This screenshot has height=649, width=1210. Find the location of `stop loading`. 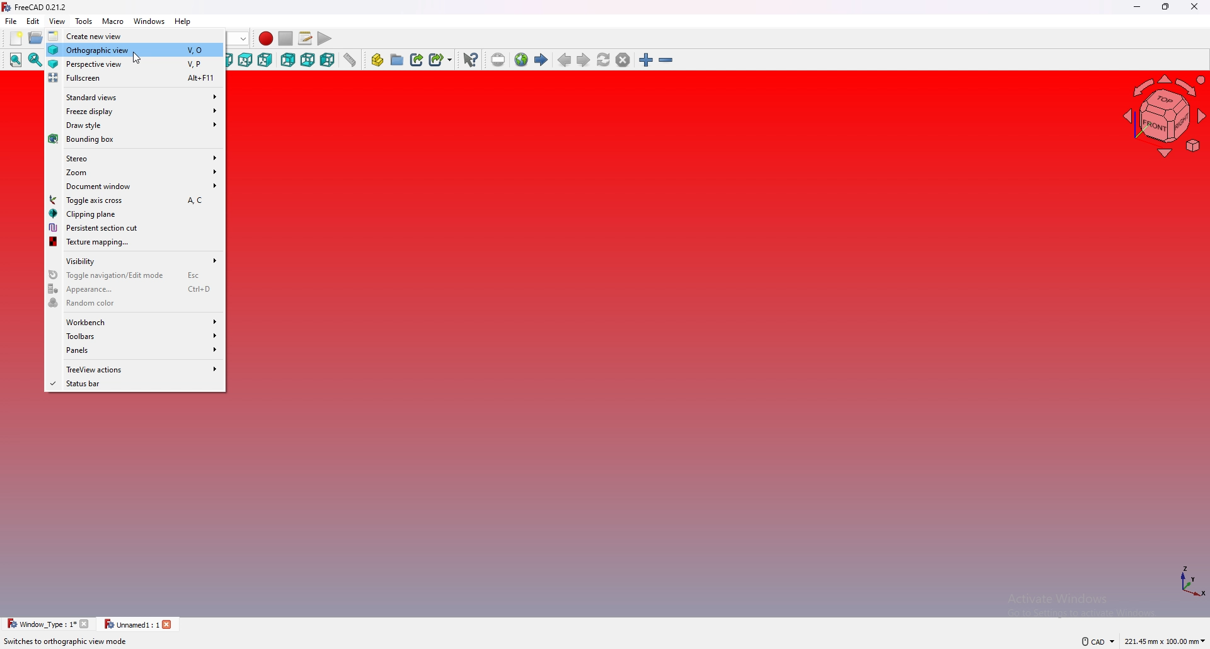

stop loading is located at coordinates (622, 59).